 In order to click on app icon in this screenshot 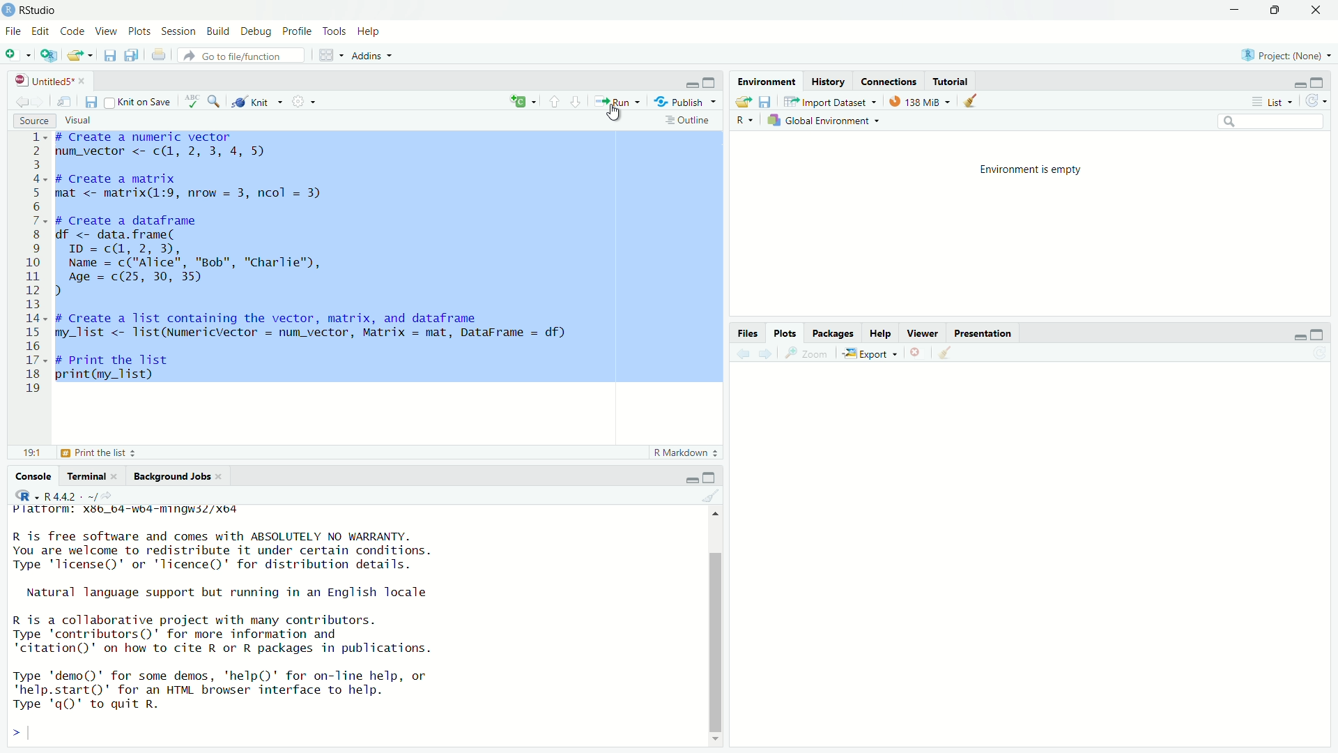, I will do `click(9, 9)`.